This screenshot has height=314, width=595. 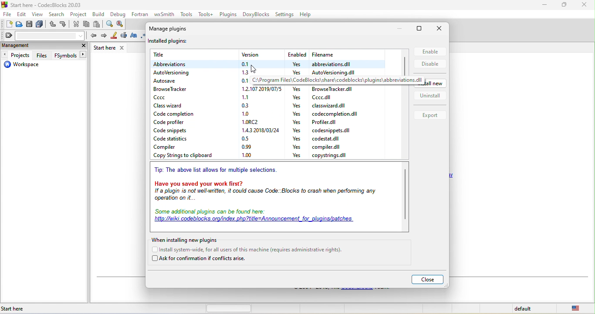 What do you see at coordinates (170, 130) in the screenshot?
I see `code snippets` at bounding box center [170, 130].